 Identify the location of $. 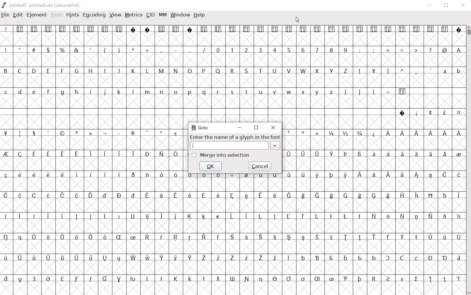
(49, 50).